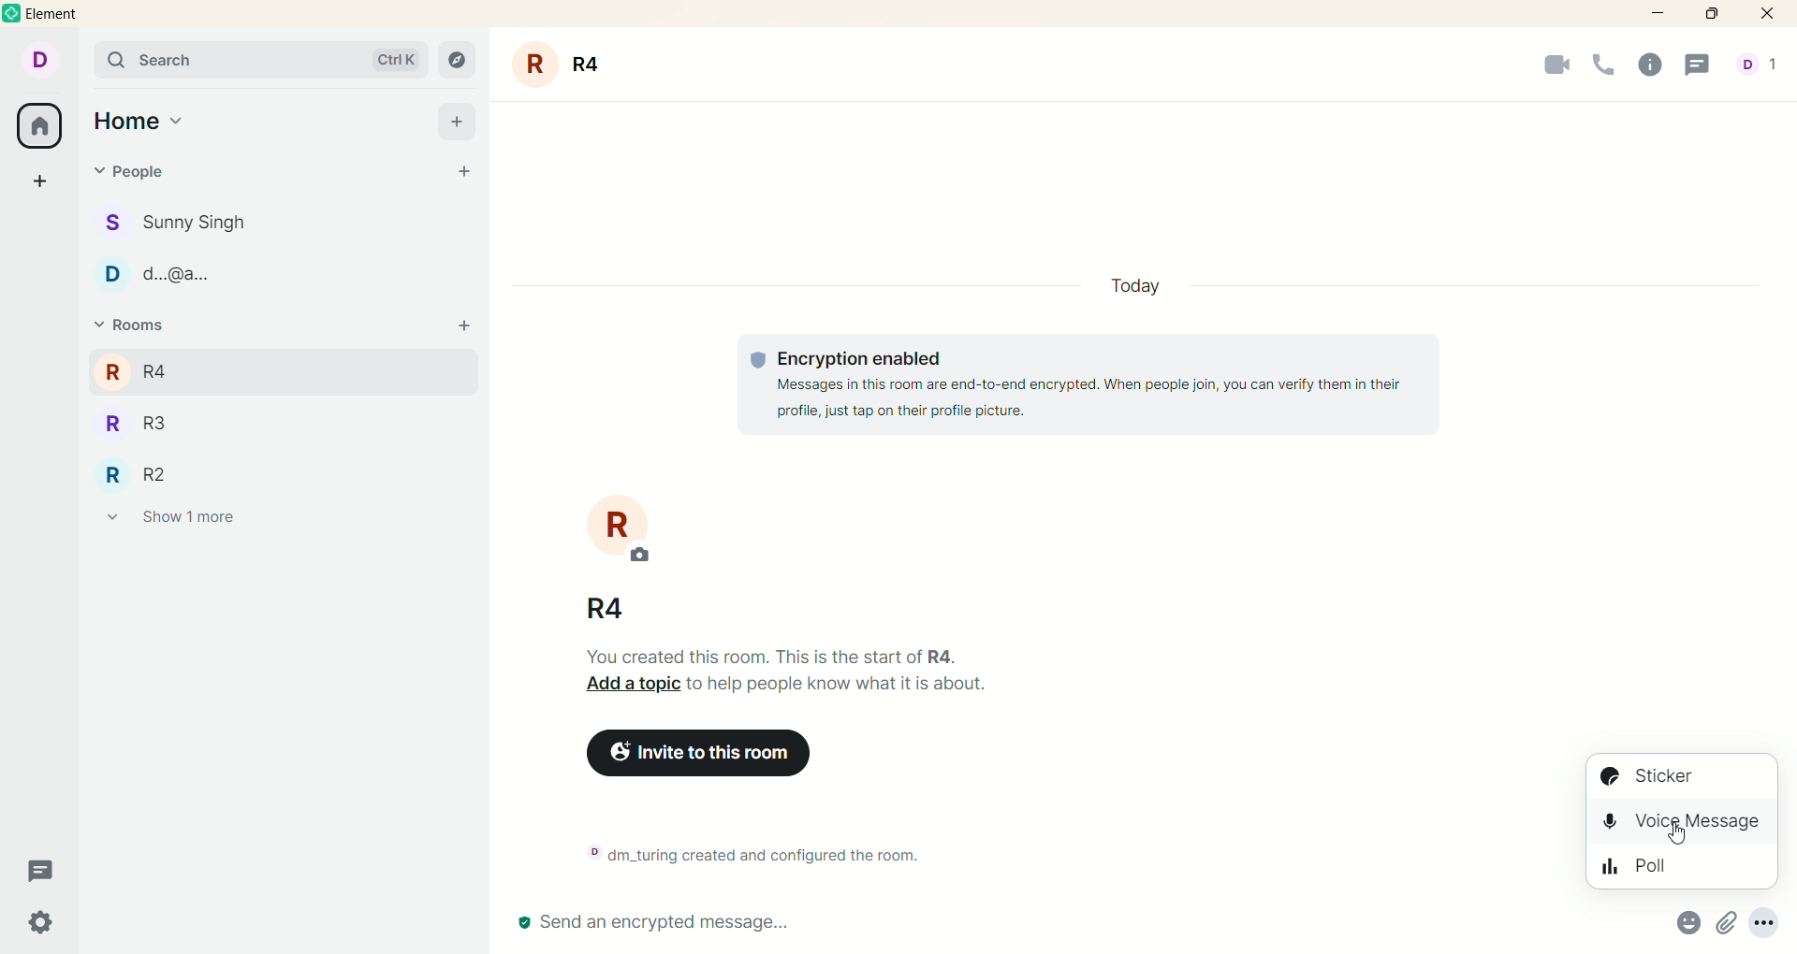 The image size is (1797, 954). What do you see at coordinates (40, 183) in the screenshot?
I see `create a space` at bounding box center [40, 183].